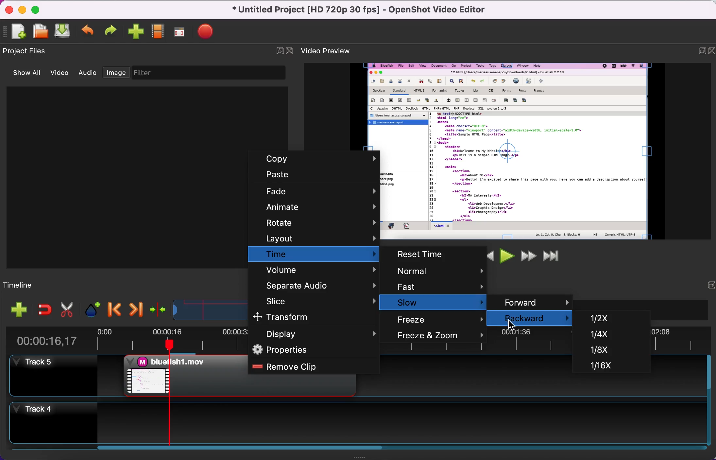  I want to click on maximize, so click(39, 9).